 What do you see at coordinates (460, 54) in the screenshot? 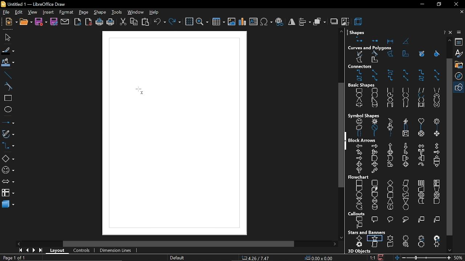
I see `styles` at bounding box center [460, 54].